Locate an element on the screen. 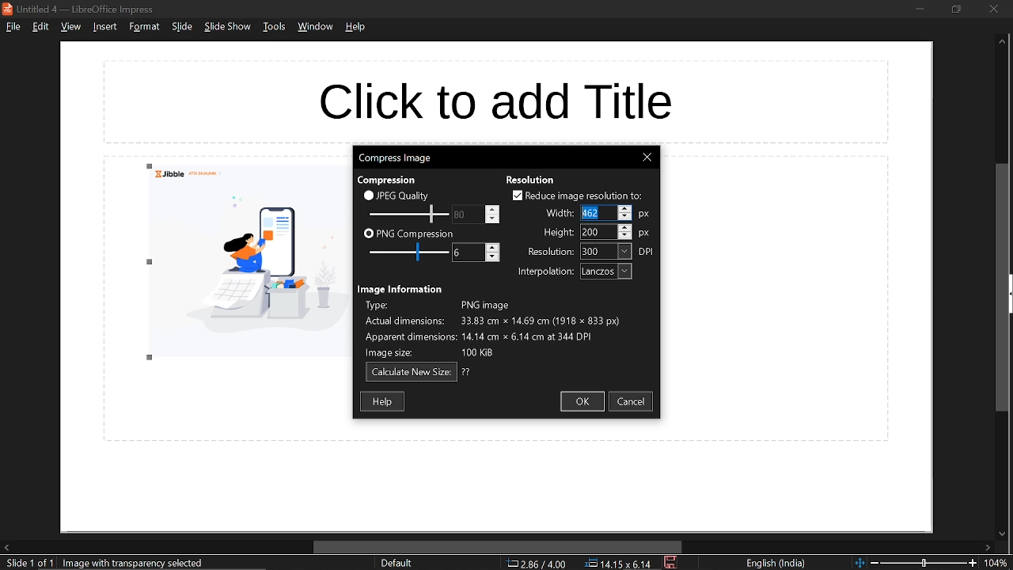  insert is located at coordinates (103, 26).